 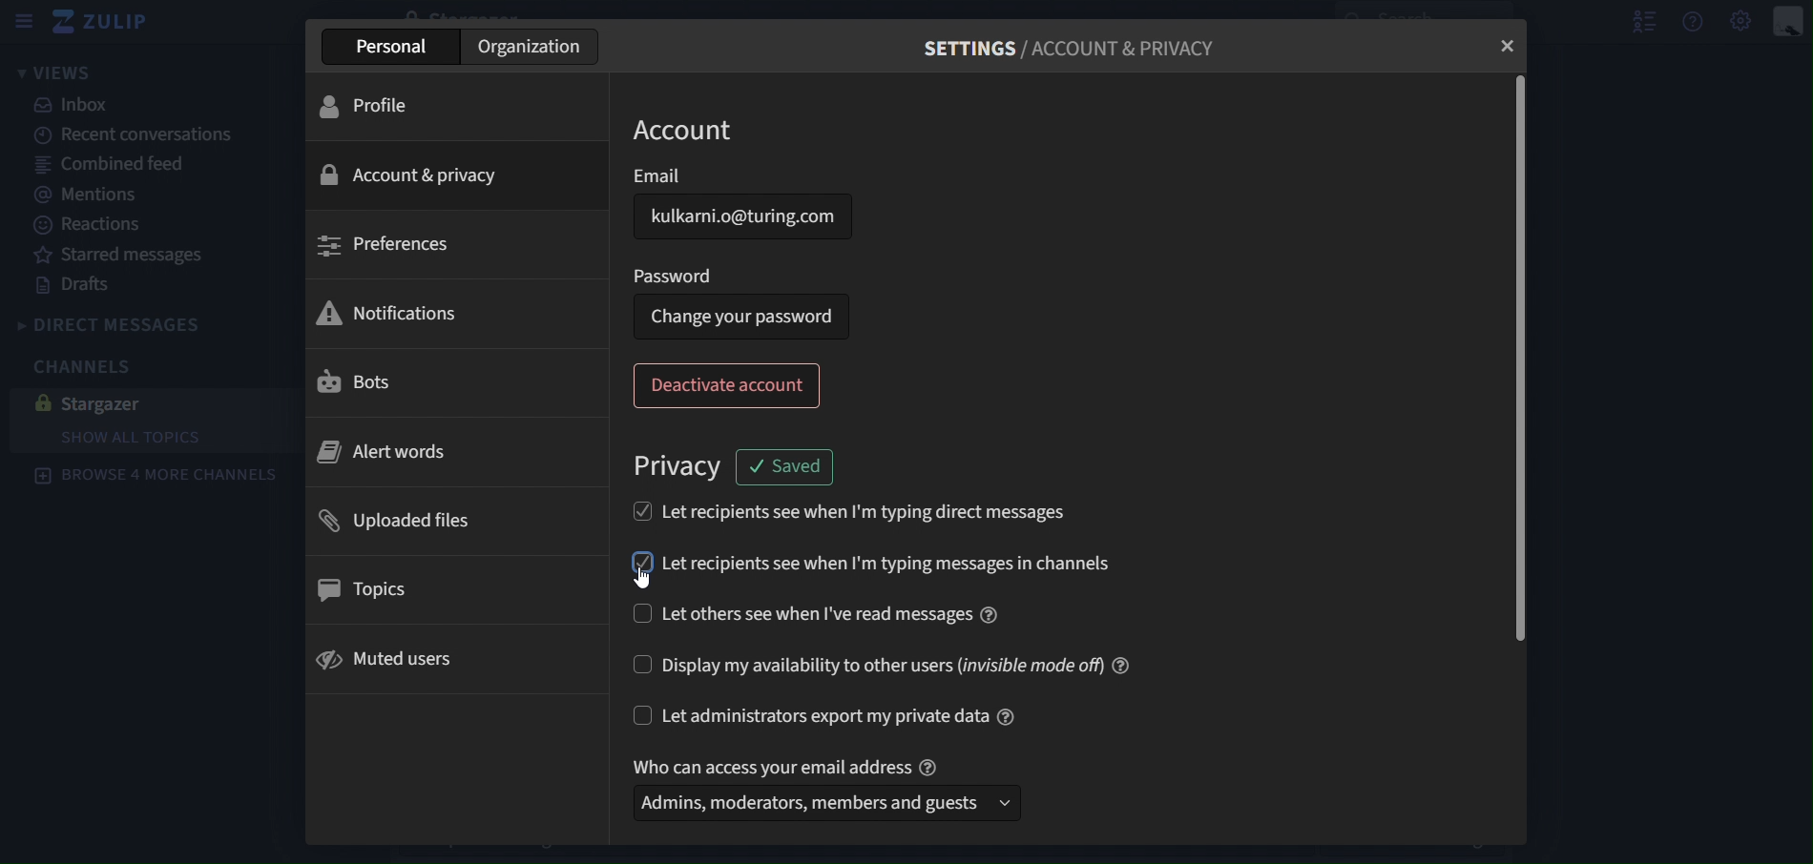 I want to click on email, so click(x=680, y=174).